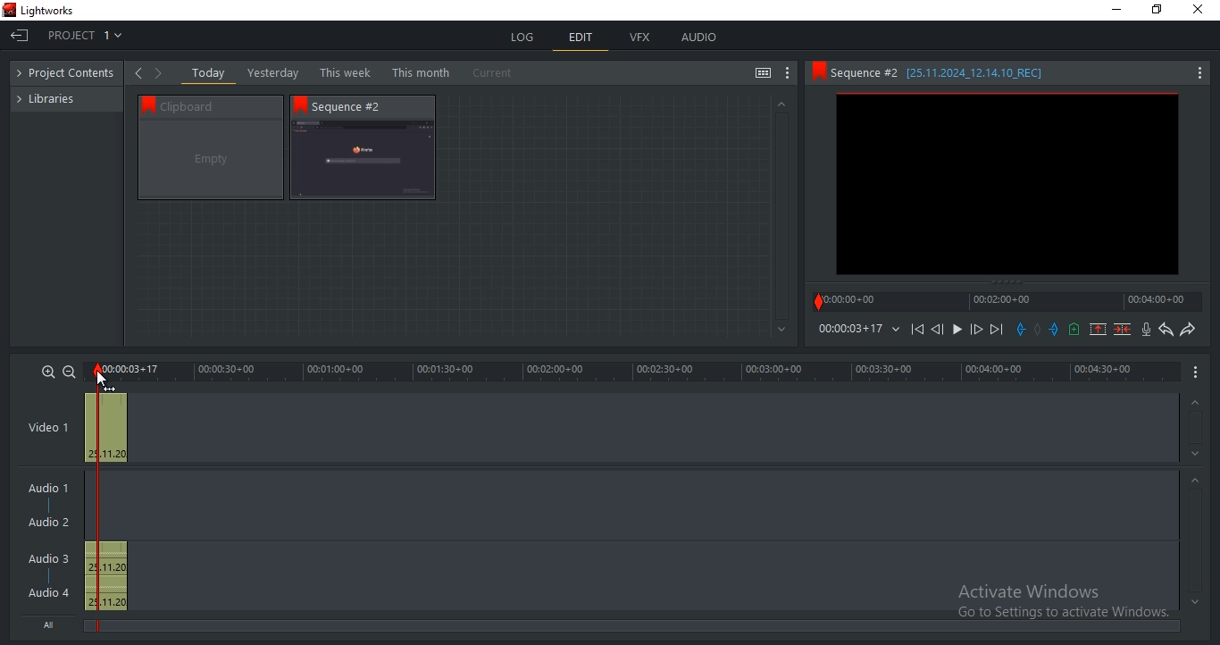 The width and height of the screenshot is (1220, 645). What do you see at coordinates (1198, 457) in the screenshot?
I see `Greyed out down arrow` at bounding box center [1198, 457].